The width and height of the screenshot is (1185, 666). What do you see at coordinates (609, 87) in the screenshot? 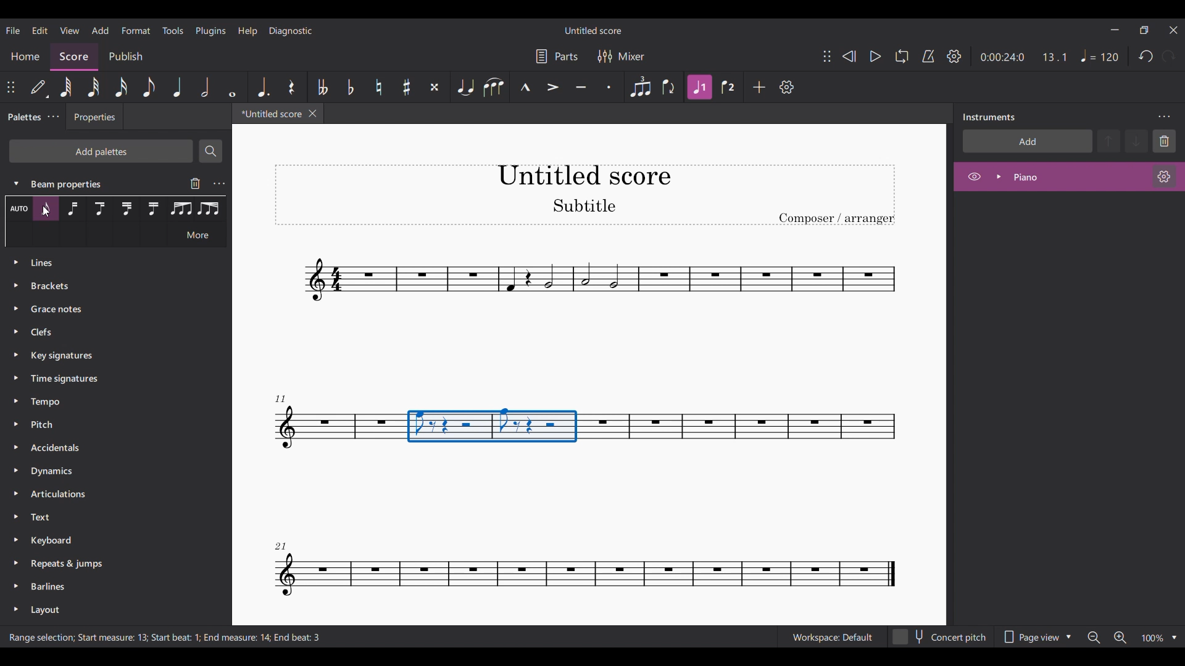
I see `Staccato` at bounding box center [609, 87].